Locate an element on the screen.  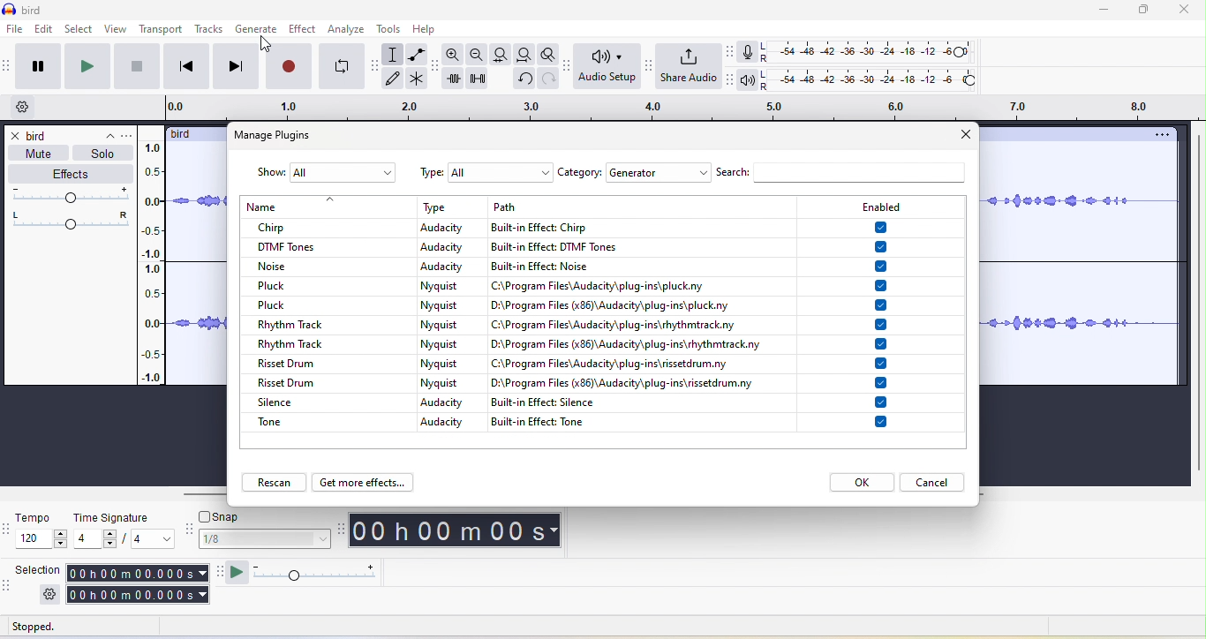
audacity transport toolbar  is located at coordinates (8, 69).